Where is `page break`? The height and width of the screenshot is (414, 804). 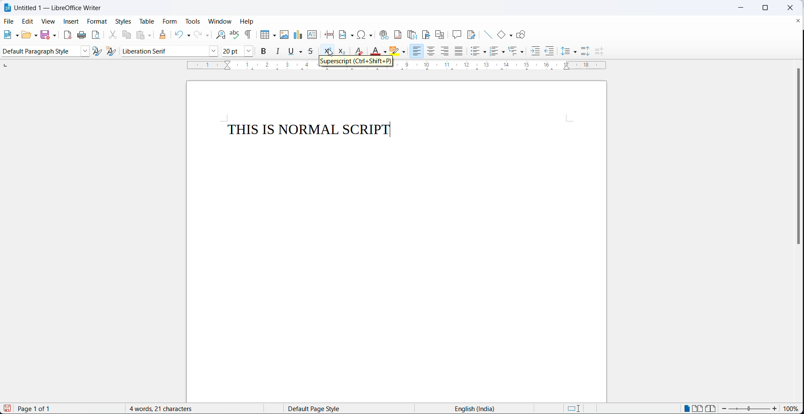 page break is located at coordinates (329, 33).